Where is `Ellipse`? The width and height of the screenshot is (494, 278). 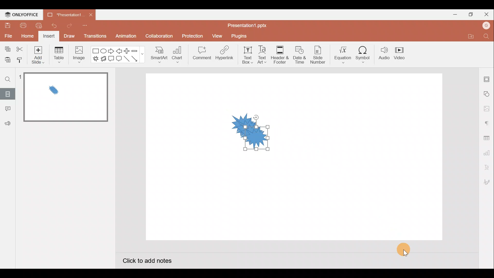
Ellipse is located at coordinates (104, 51).